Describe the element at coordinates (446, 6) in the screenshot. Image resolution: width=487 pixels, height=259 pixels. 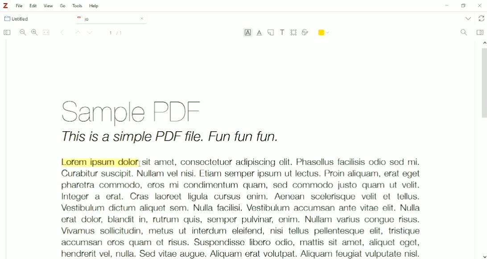
I see `Minimize` at that location.